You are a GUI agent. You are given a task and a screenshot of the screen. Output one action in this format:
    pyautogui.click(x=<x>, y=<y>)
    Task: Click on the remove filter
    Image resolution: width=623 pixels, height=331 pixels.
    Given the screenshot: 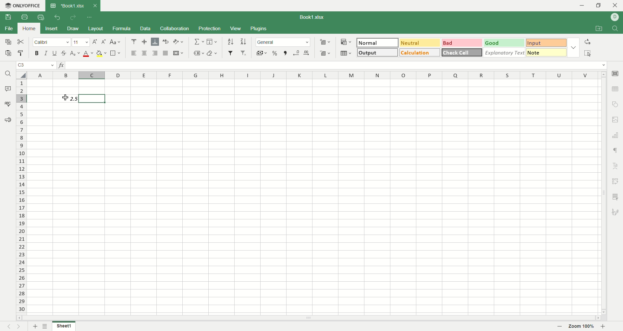 What is the action you would take?
    pyautogui.click(x=244, y=53)
    